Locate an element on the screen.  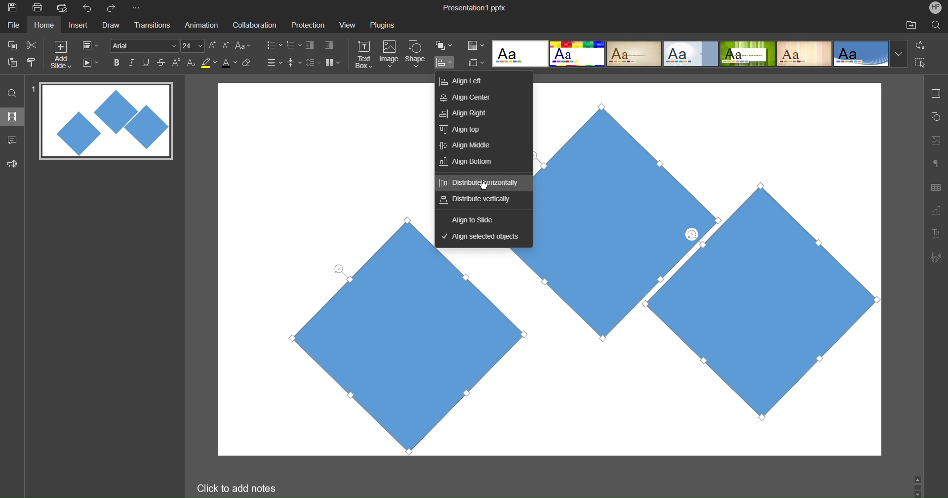
open file location is located at coordinates (911, 25).